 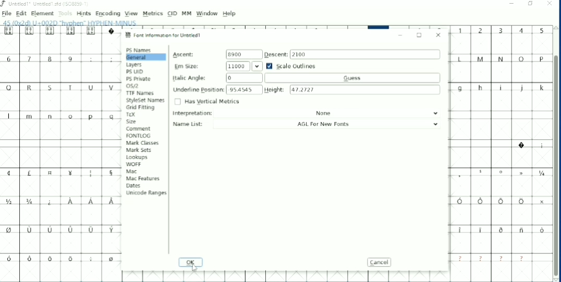 What do you see at coordinates (196, 268) in the screenshot?
I see `Cursor` at bounding box center [196, 268].